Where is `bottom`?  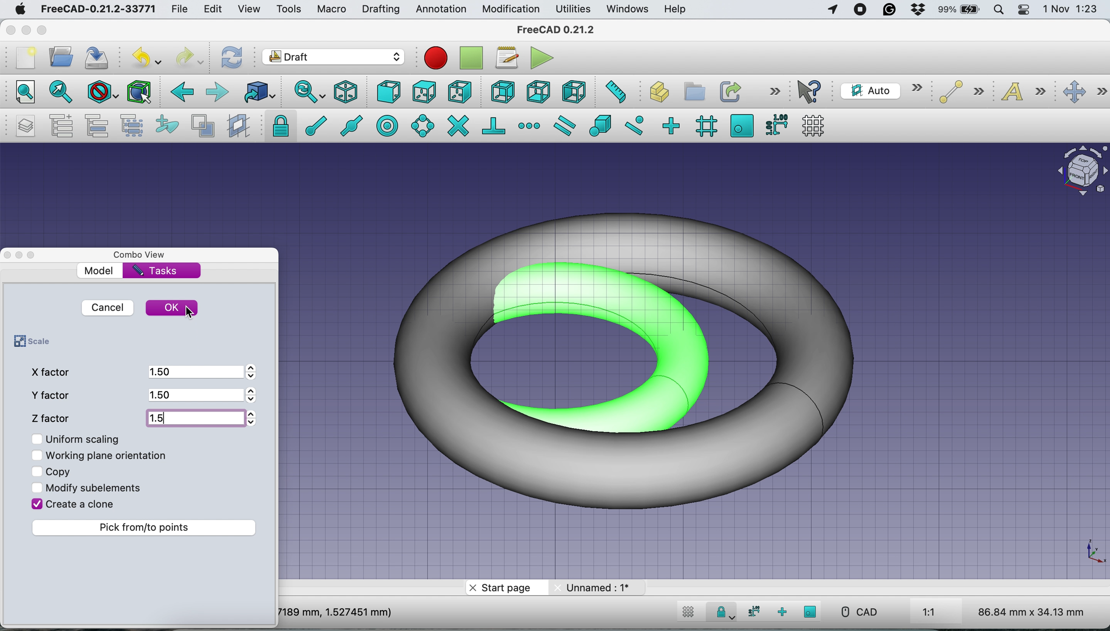 bottom is located at coordinates (539, 91).